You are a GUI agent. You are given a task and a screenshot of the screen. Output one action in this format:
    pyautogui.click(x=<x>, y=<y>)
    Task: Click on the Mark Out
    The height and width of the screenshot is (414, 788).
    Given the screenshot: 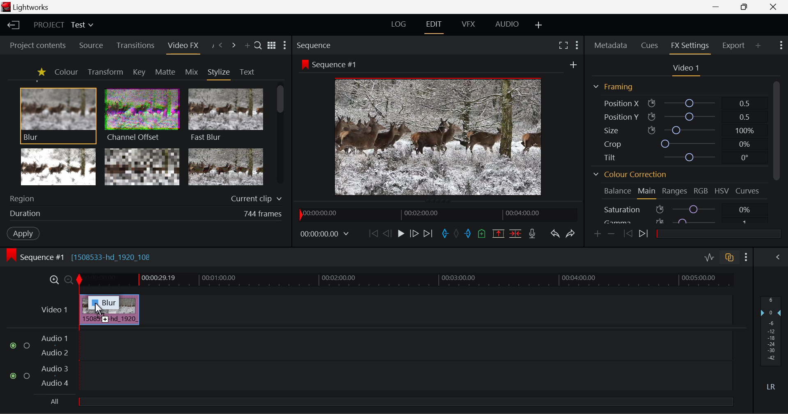 What is the action you would take?
    pyautogui.click(x=468, y=232)
    